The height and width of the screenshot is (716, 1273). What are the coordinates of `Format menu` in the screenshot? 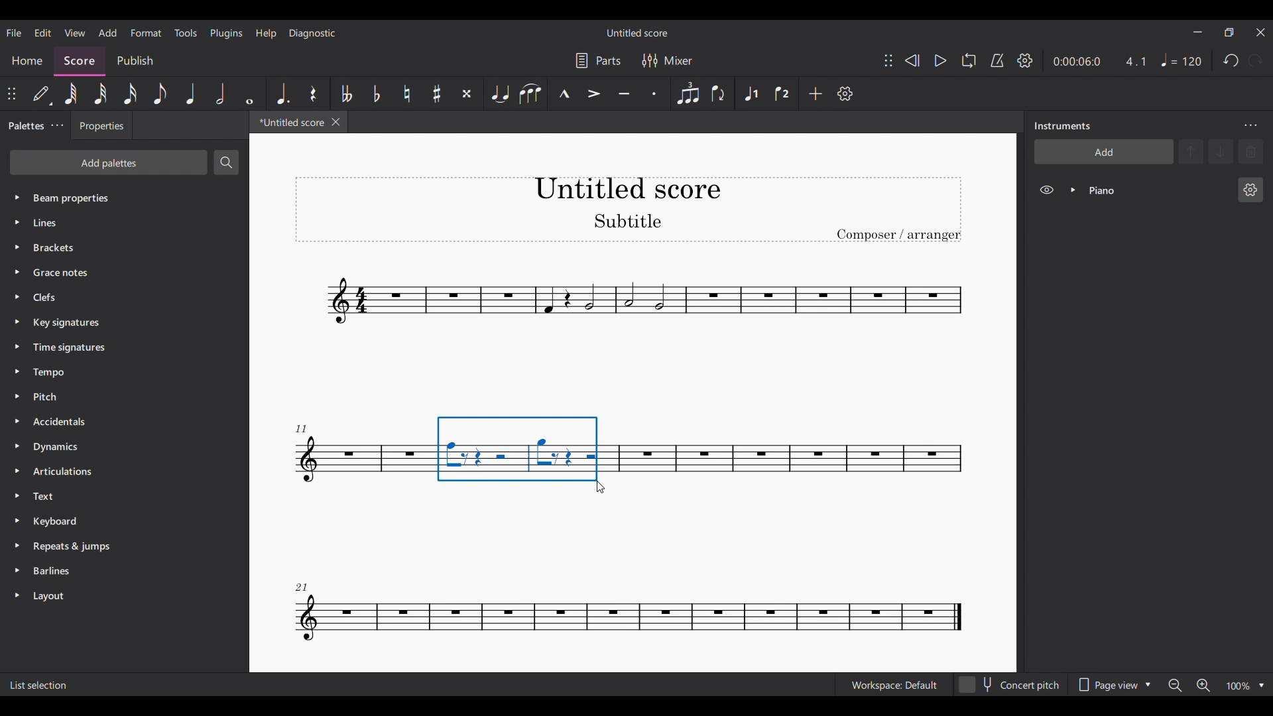 It's located at (146, 32).